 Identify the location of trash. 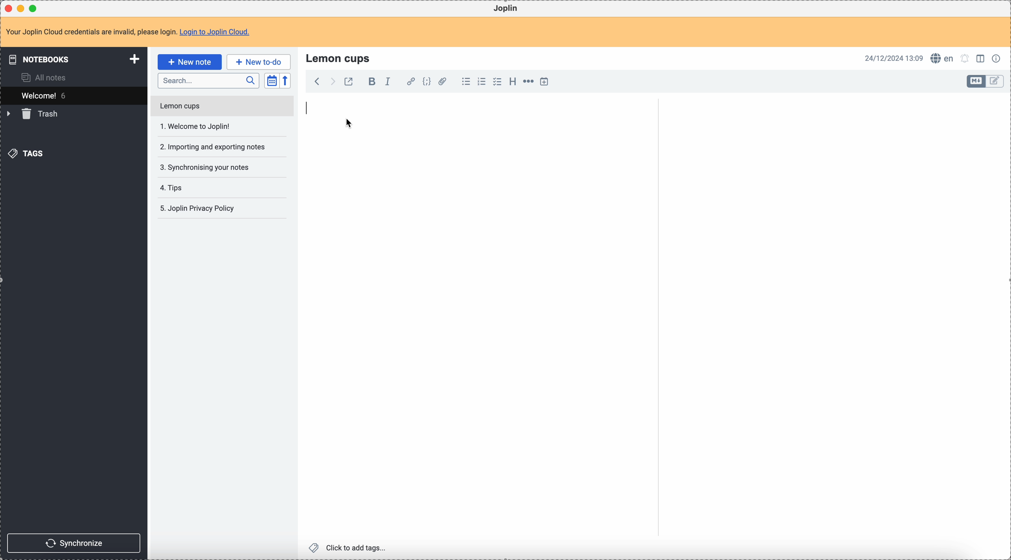
(34, 114).